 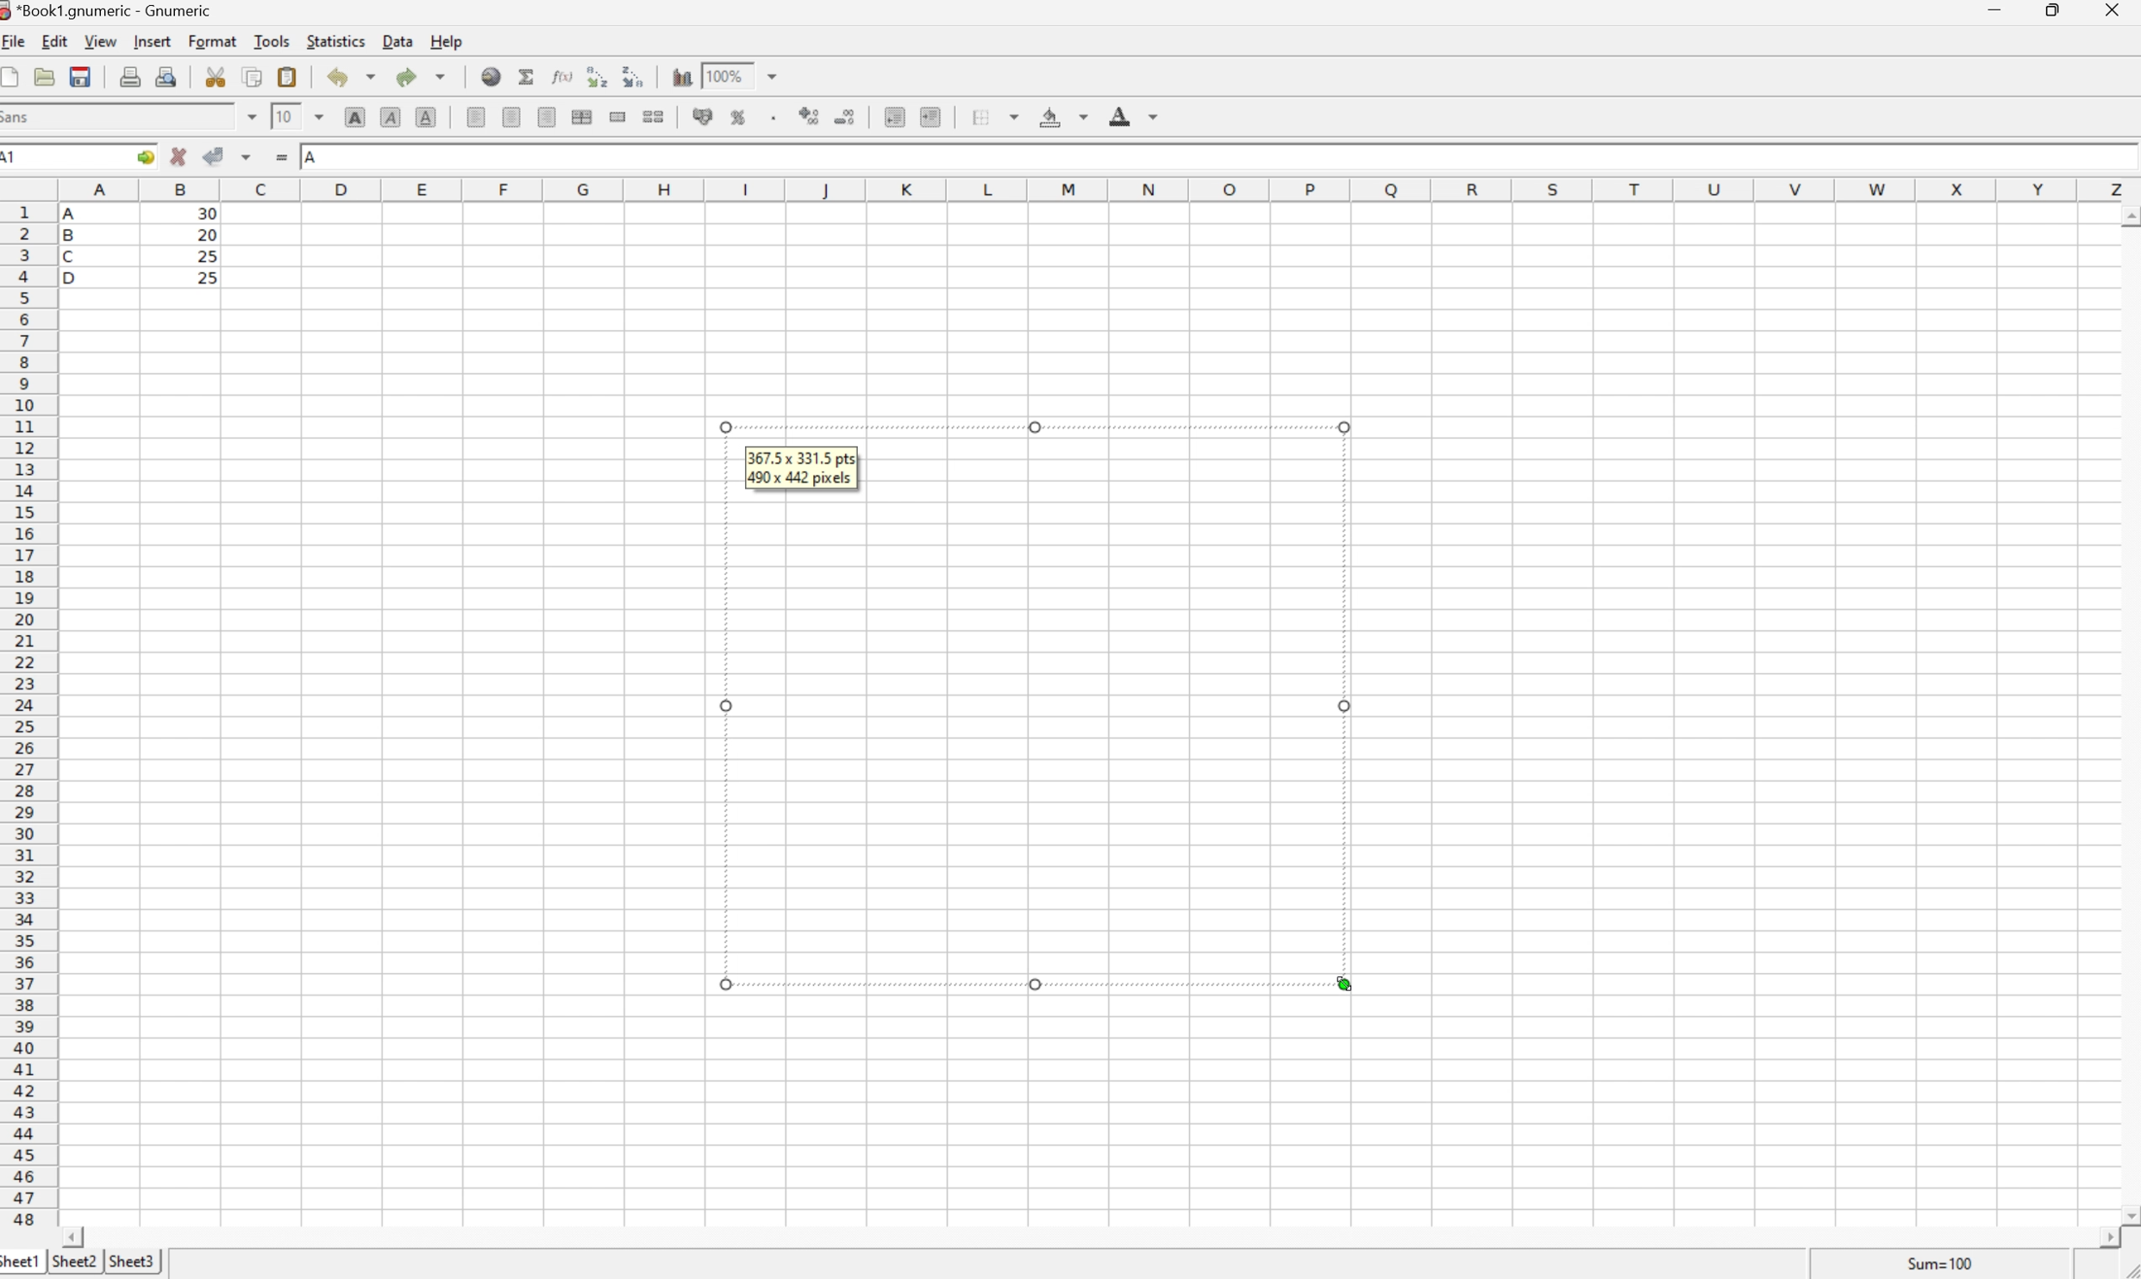 What do you see at coordinates (989, 115) in the screenshot?
I see `Borders` at bounding box center [989, 115].